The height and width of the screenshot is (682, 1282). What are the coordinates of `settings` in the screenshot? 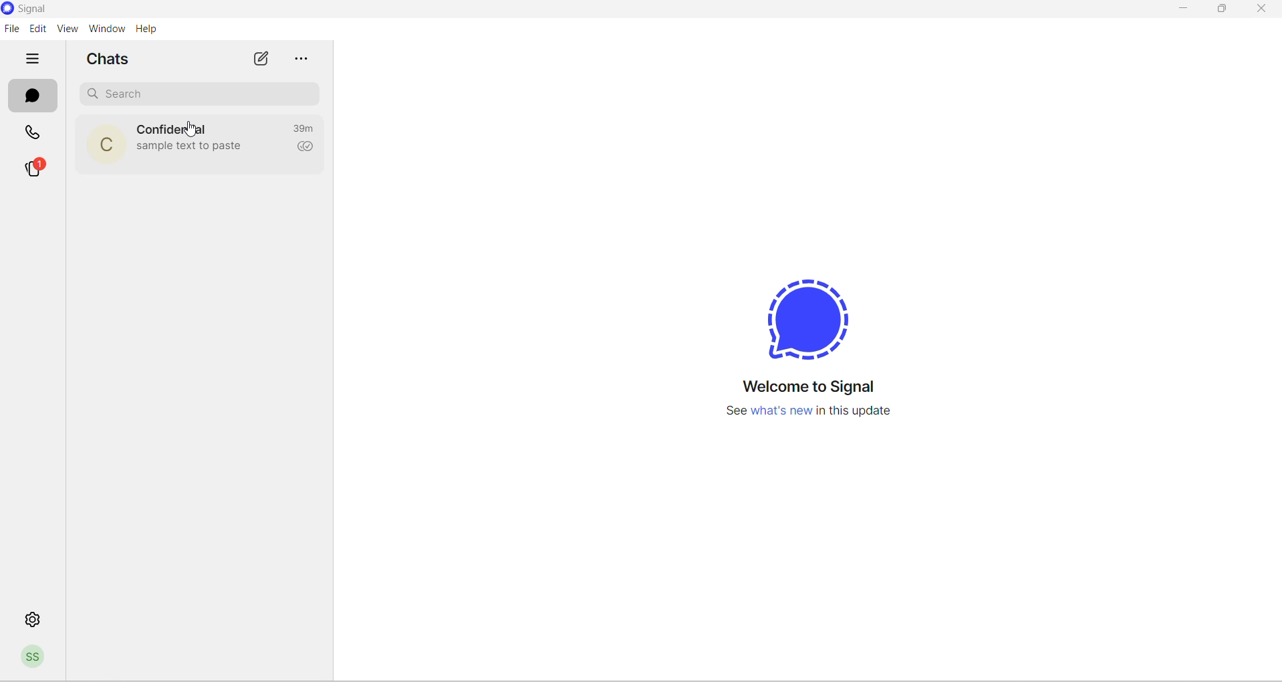 It's located at (30, 618).